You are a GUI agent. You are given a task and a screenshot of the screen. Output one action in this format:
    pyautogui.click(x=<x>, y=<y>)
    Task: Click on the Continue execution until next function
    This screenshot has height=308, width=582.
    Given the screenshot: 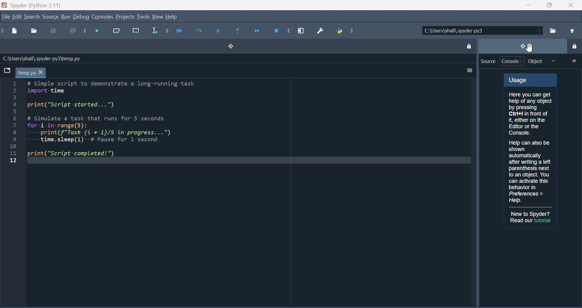 What is the action you would take?
    pyautogui.click(x=257, y=31)
    